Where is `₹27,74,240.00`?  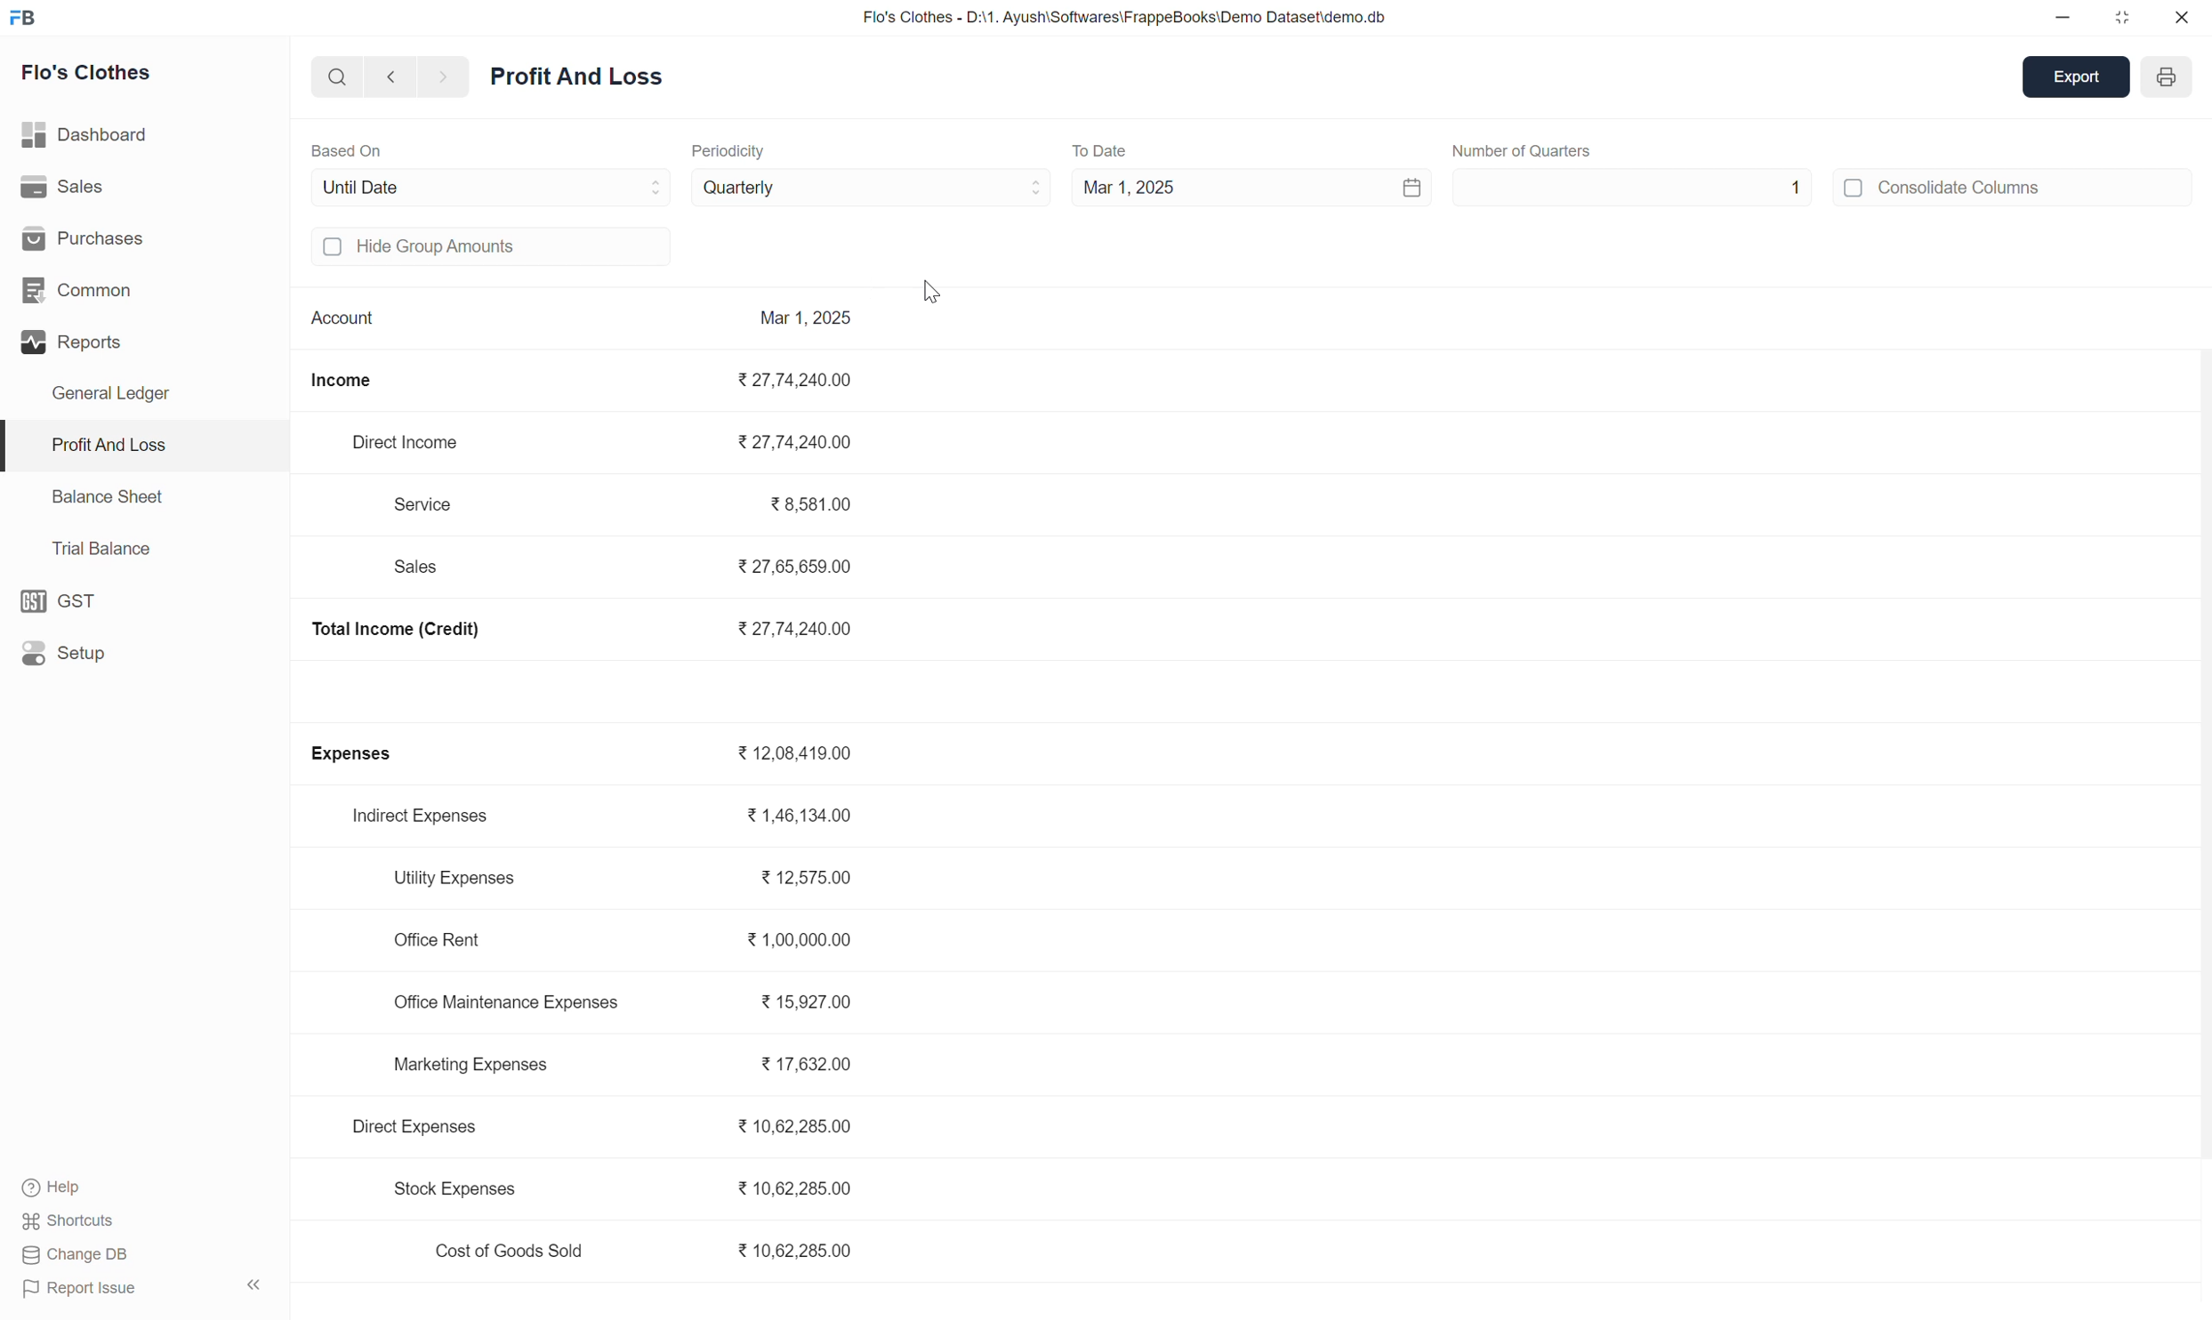 ₹27,74,240.00 is located at coordinates (803, 381).